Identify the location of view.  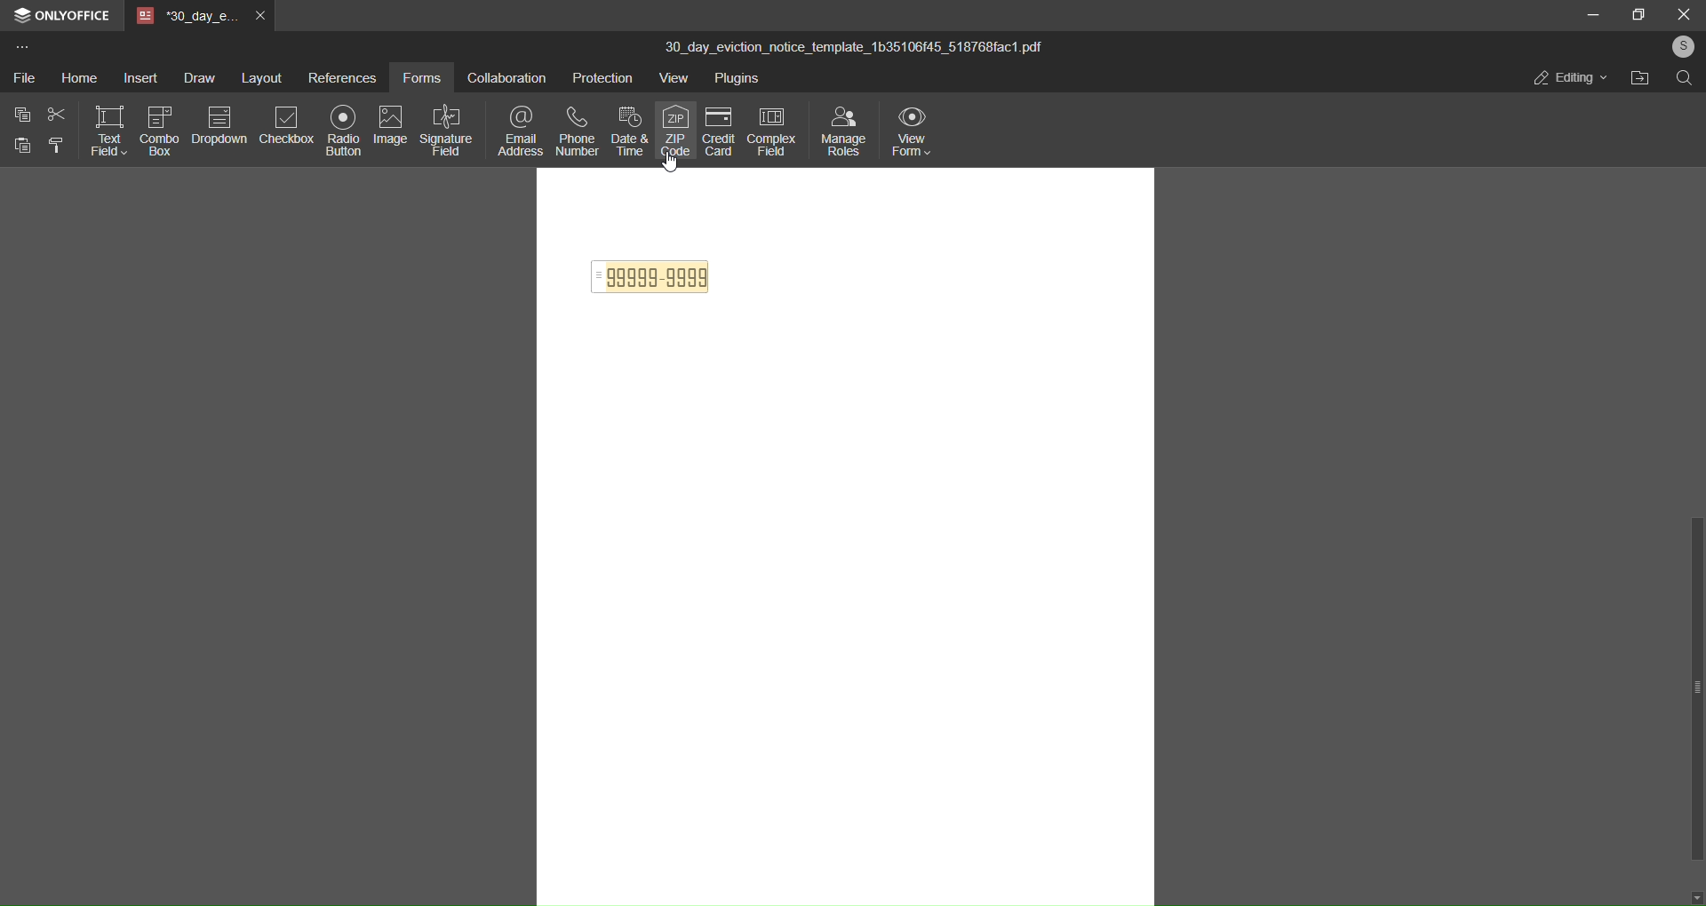
(674, 79).